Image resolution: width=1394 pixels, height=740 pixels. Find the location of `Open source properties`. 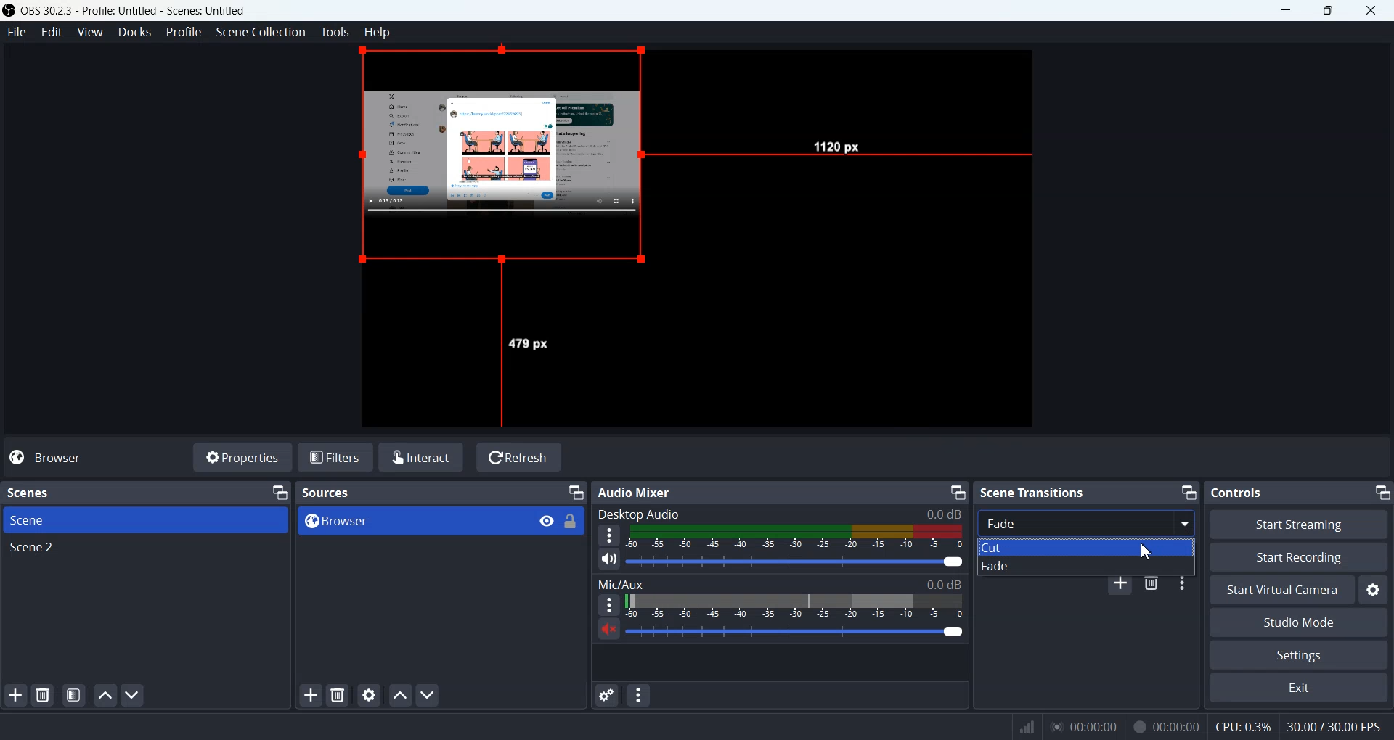

Open source properties is located at coordinates (369, 694).